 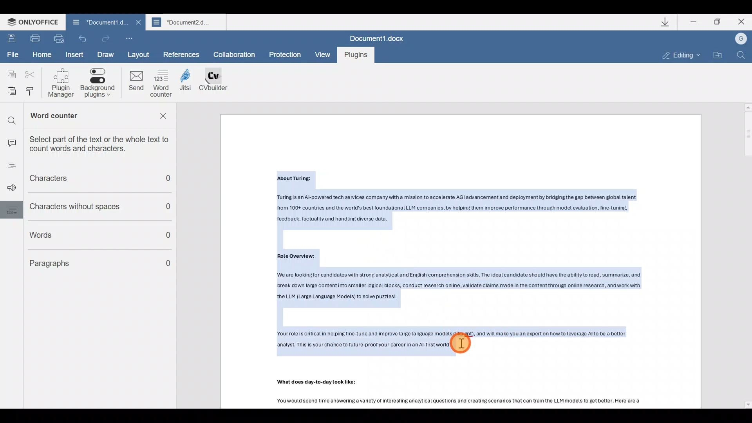 What do you see at coordinates (170, 264) in the screenshot?
I see `0` at bounding box center [170, 264].